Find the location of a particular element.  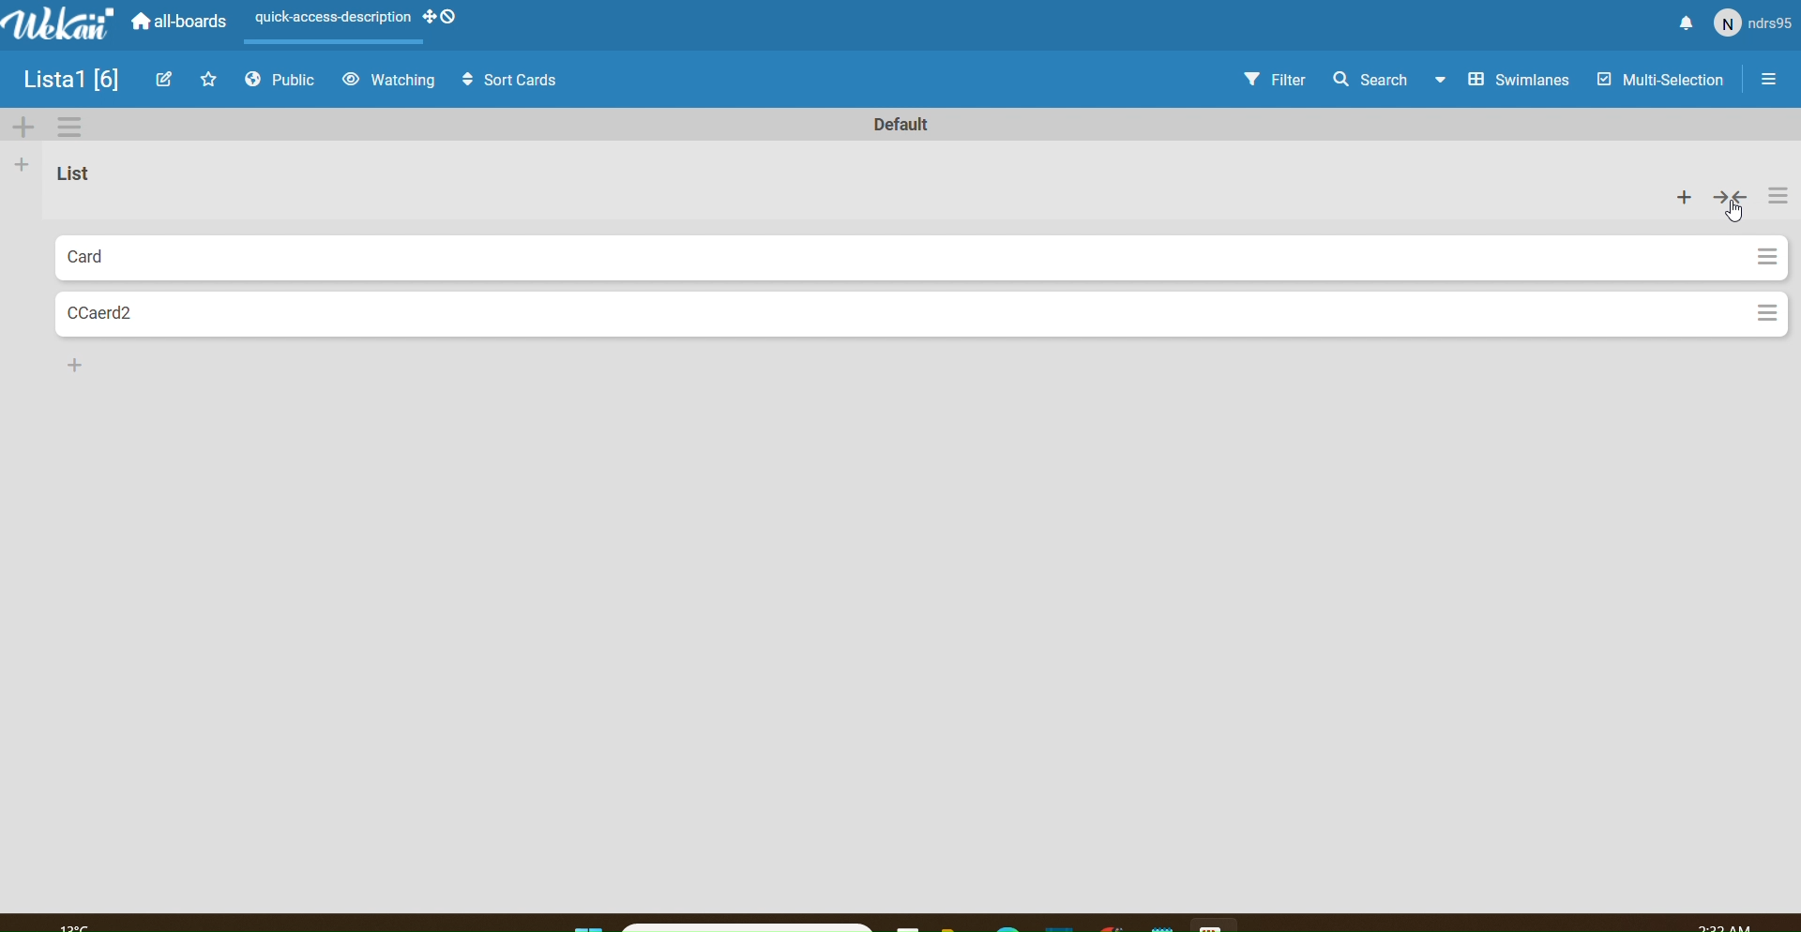

Sort Cards is located at coordinates (514, 81).